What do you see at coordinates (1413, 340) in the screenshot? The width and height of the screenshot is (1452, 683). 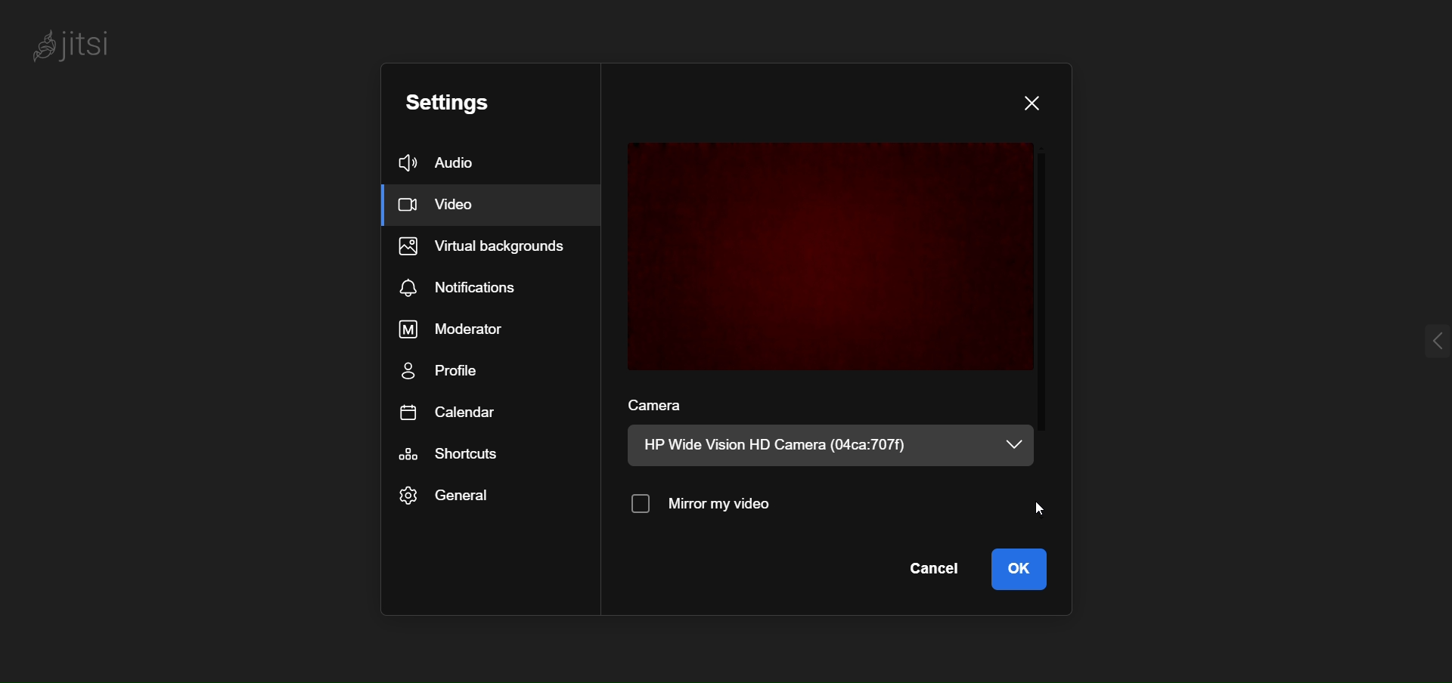 I see `expand` at bounding box center [1413, 340].